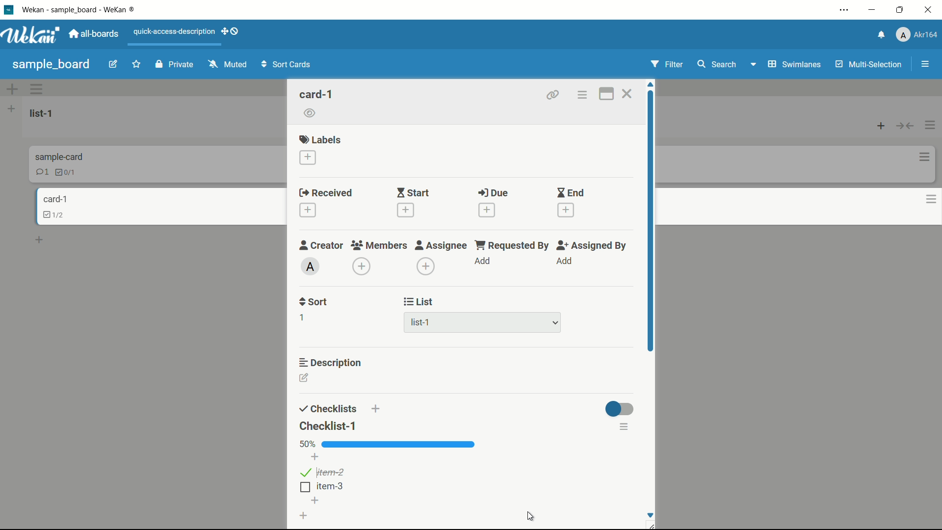  I want to click on list actions, so click(930, 125).